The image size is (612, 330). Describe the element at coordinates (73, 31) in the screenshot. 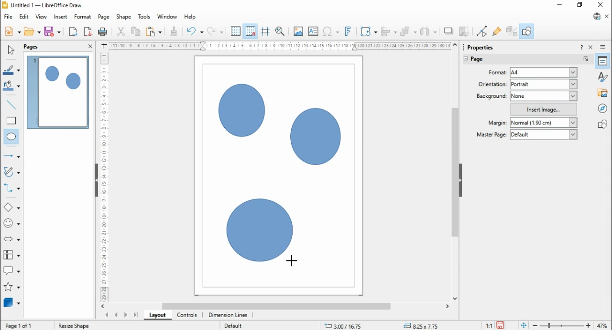

I see `export` at that location.